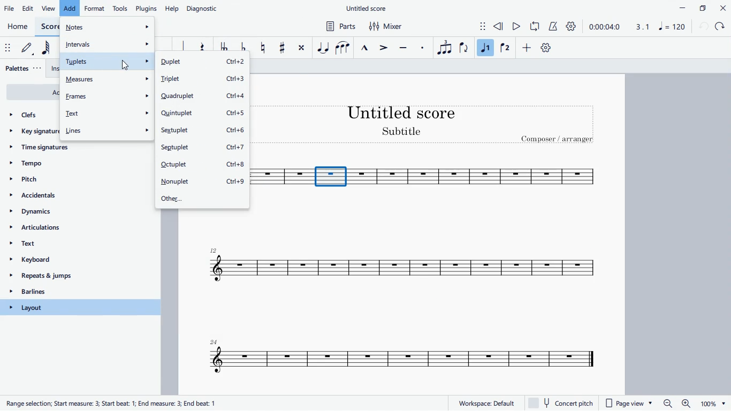  What do you see at coordinates (405, 267) in the screenshot?
I see `score` at bounding box center [405, 267].